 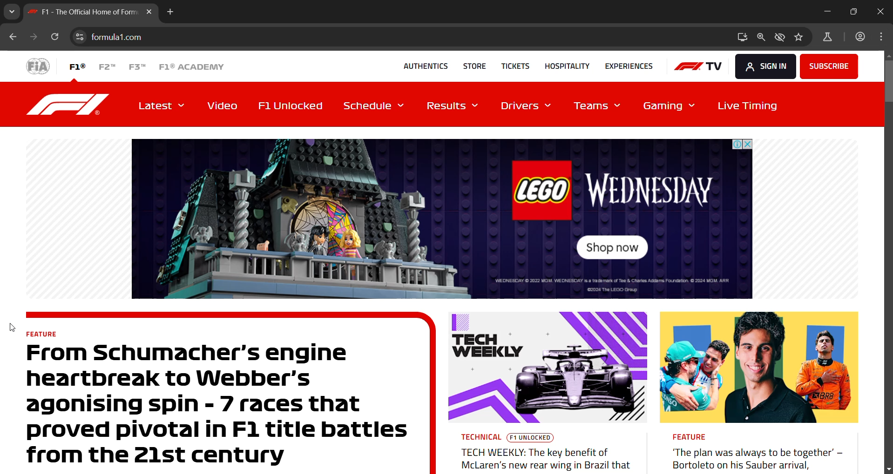 What do you see at coordinates (512, 65) in the screenshot?
I see `TICKETS` at bounding box center [512, 65].